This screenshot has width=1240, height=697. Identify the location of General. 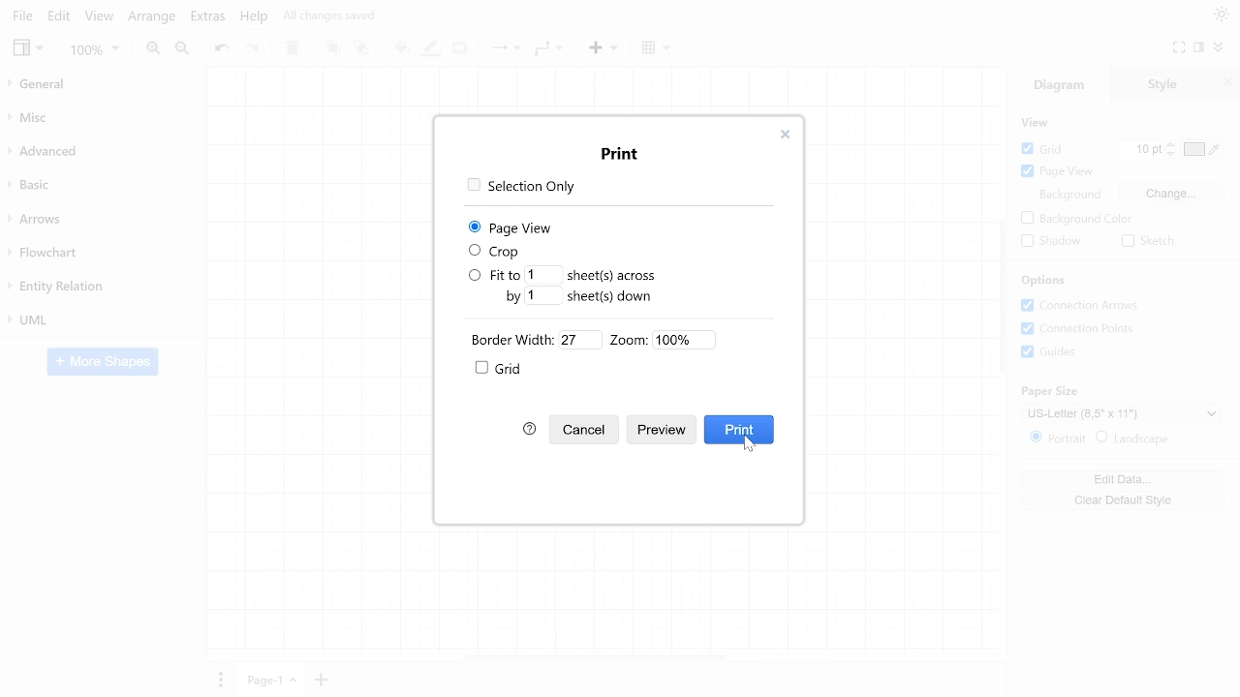
(101, 86).